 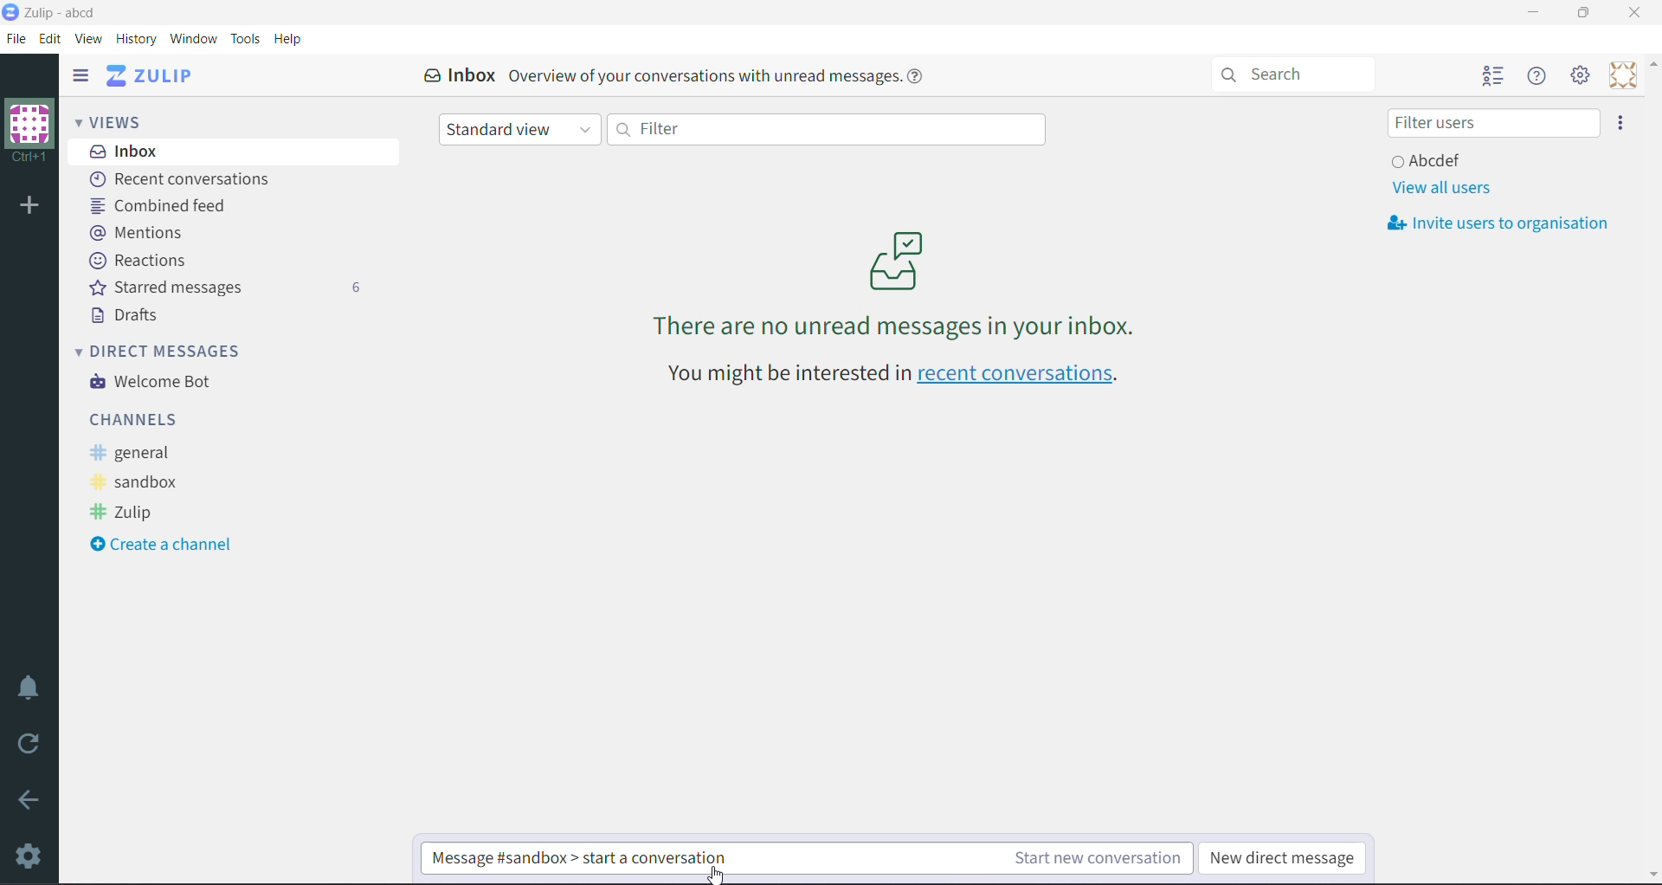 I want to click on Help, so click(x=288, y=39).